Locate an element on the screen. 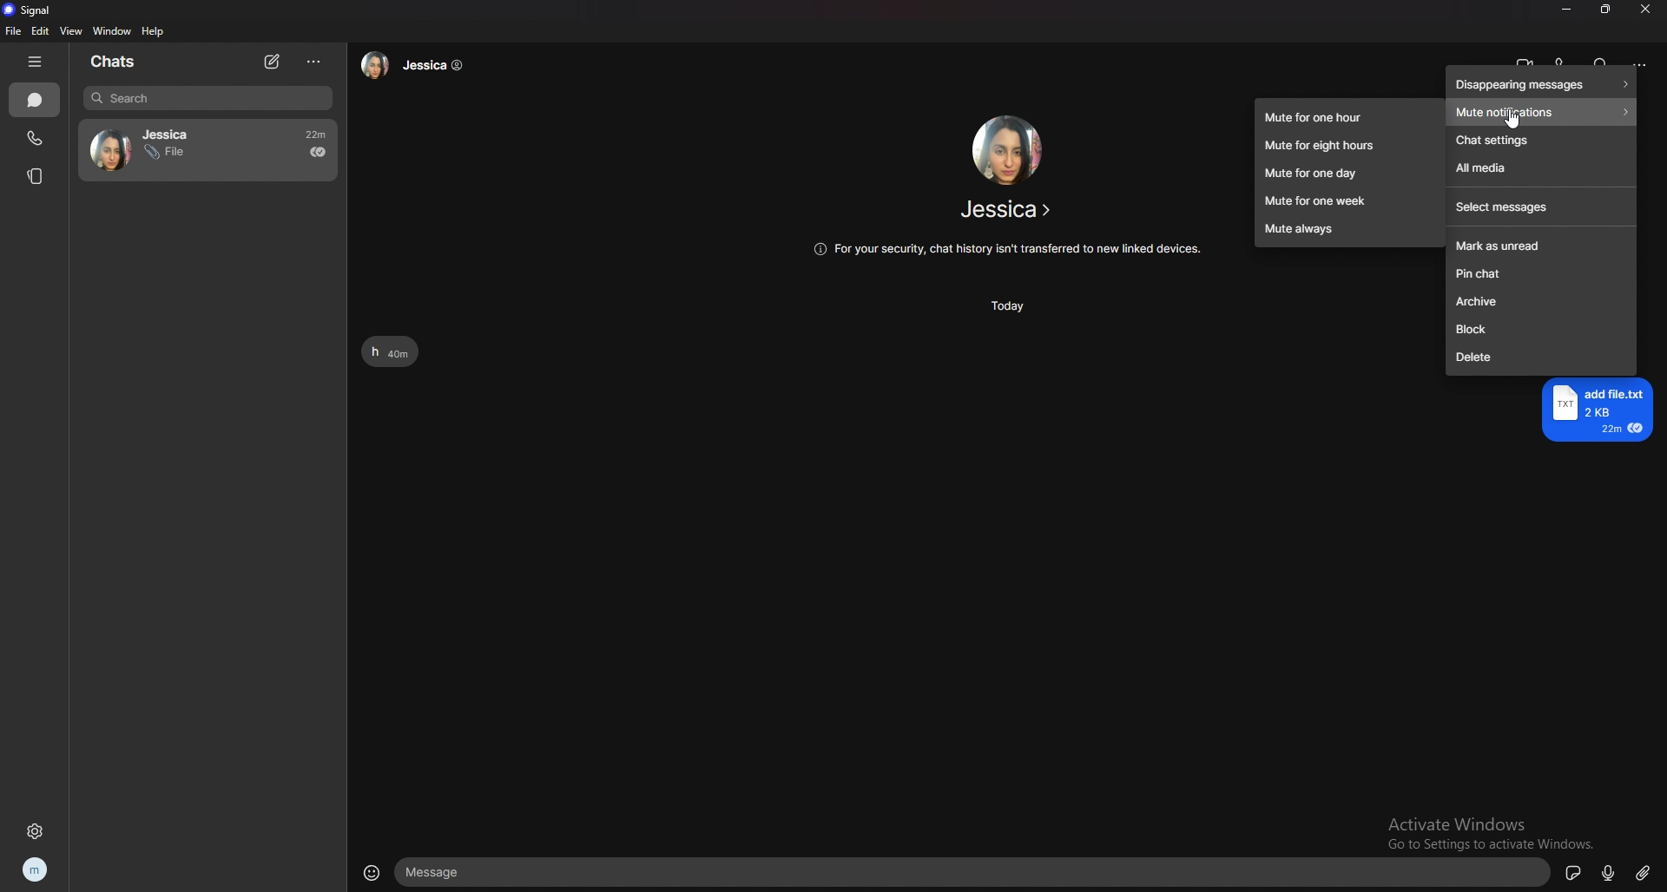 The width and height of the screenshot is (1667, 892). chats is located at coordinates (120, 62).